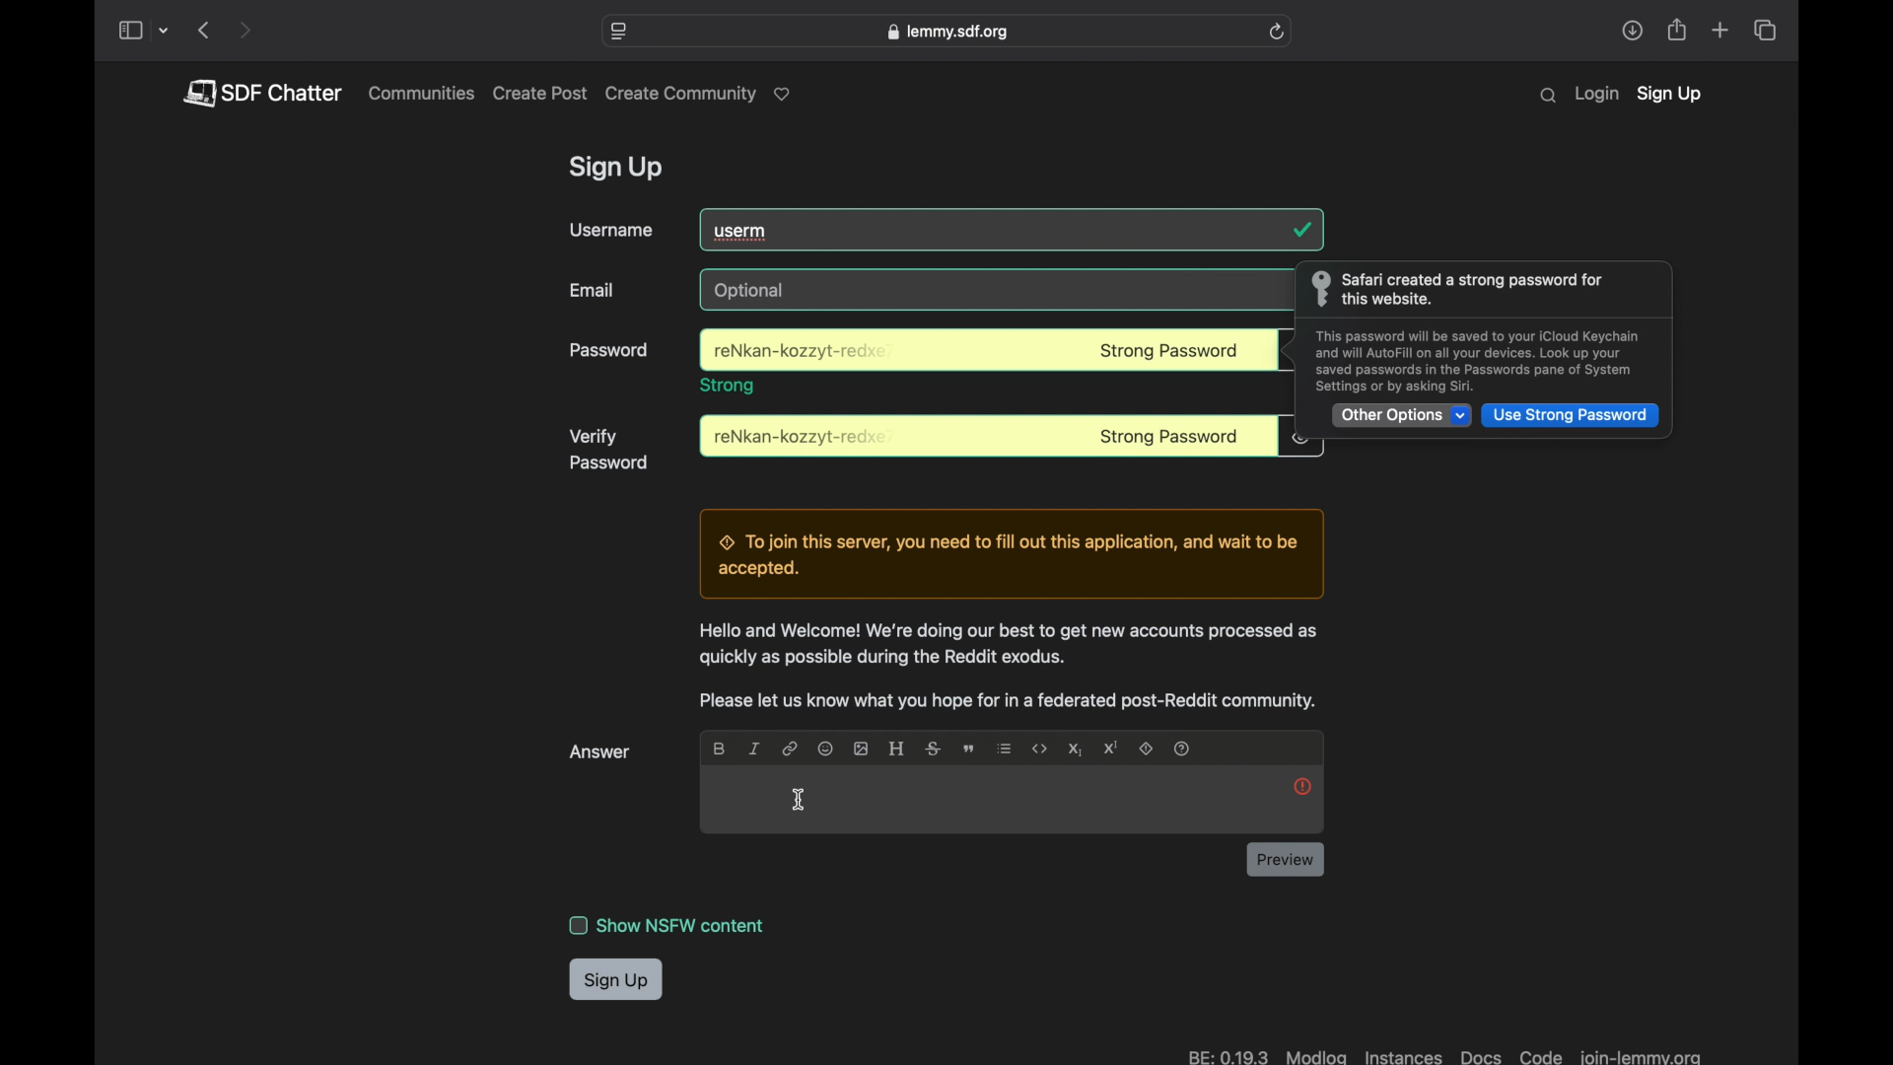 The width and height of the screenshot is (1893, 1065). What do you see at coordinates (601, 752) in the screenshot?
I see `answer` at bounding box center [601, 752].